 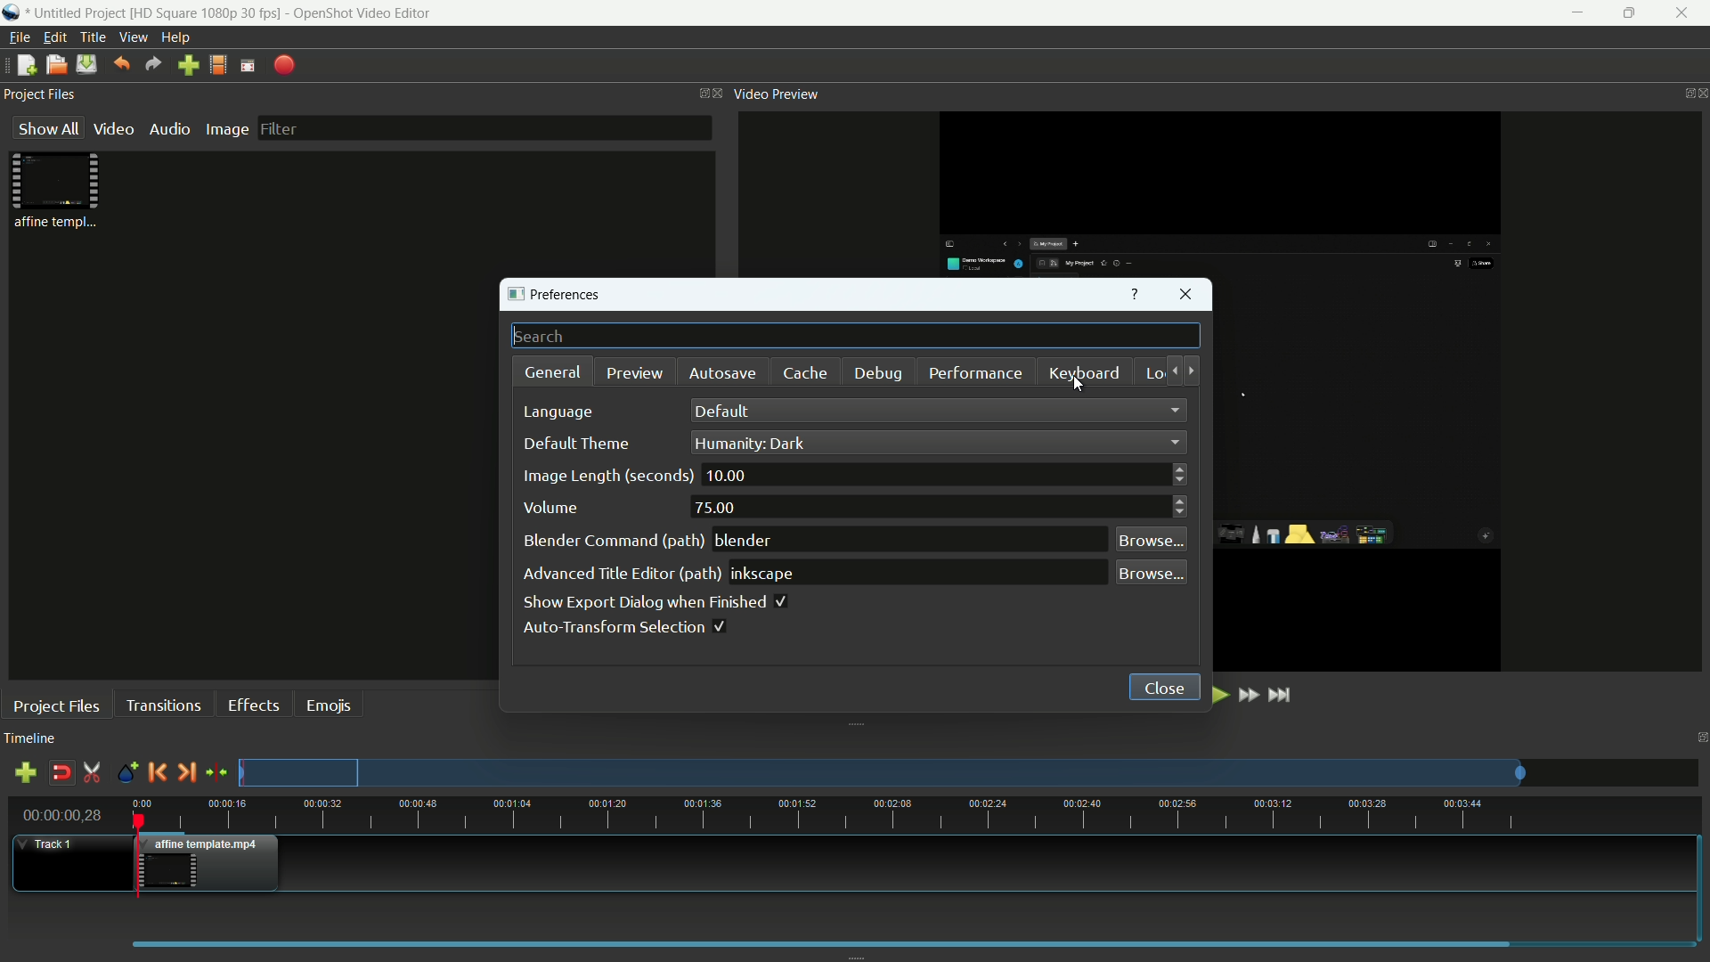 What do you see at coordinates (208, 12) in the screenshot?
I see `profile` at bounding box center [208, 12].